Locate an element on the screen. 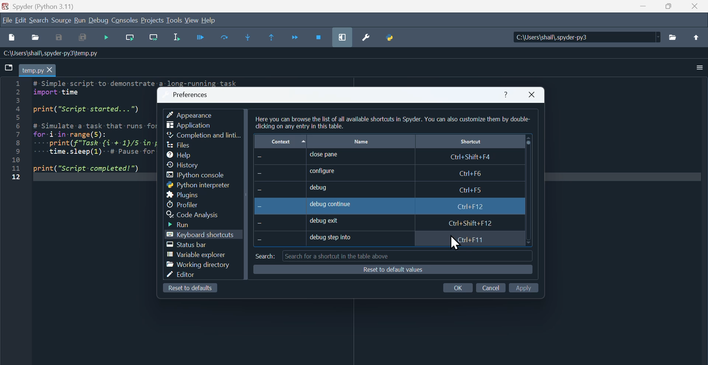  debug continue is located at coordinates (372, 206).